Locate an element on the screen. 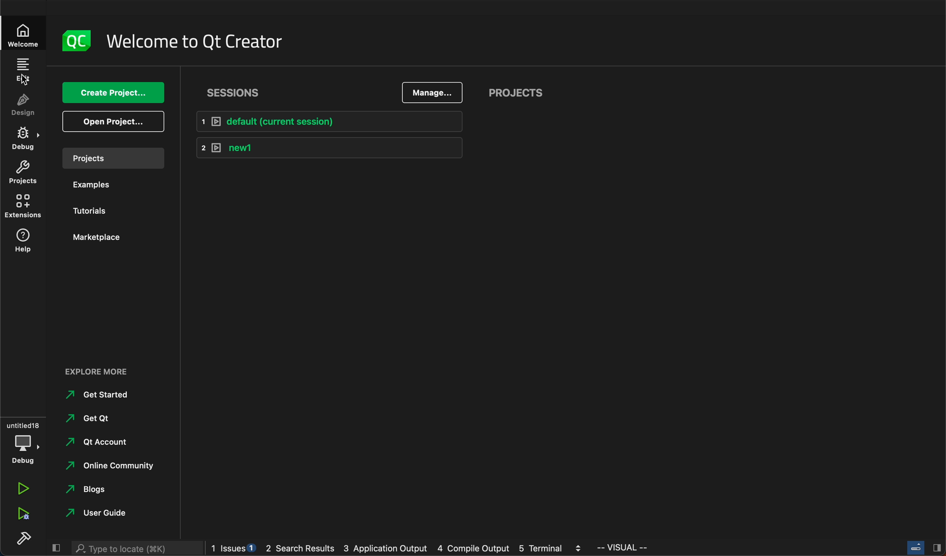 Image resolution: width=946 pixels, height=556 pixels. new1 is located at coordinates (330, 149).